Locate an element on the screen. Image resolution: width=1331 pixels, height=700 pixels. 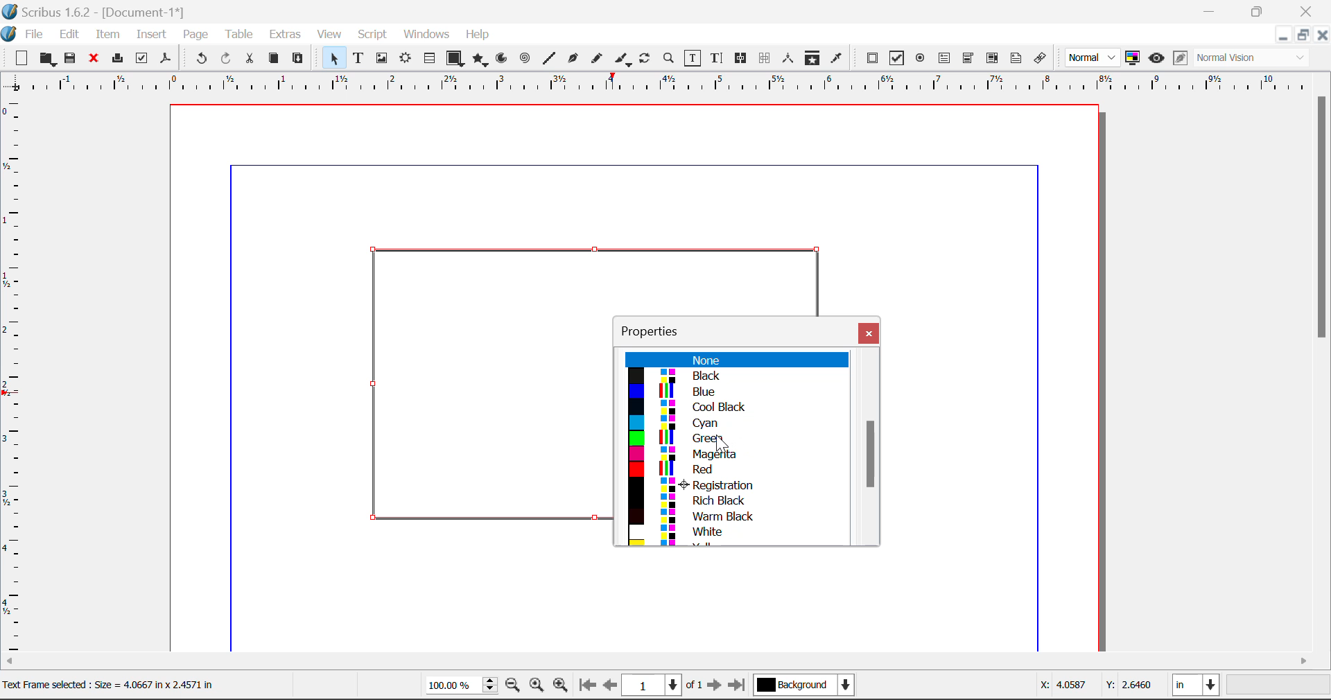
Undo is located at coordinates (199, 59).